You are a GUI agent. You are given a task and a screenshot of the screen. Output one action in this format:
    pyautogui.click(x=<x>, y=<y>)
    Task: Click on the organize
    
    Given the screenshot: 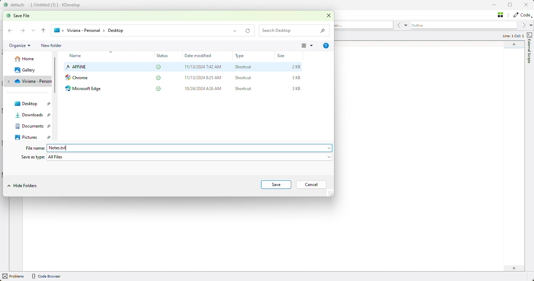 What is the action you would take?
    pyautogui.click(x=20, y=46)
    